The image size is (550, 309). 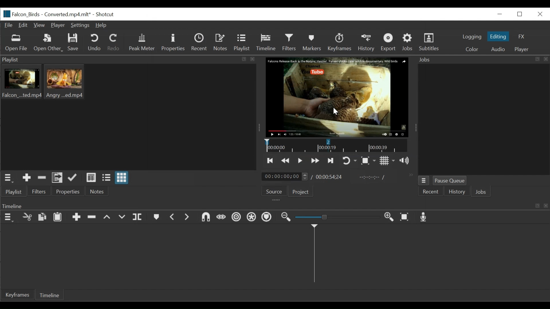 What do you see at coordinates (121, 217) in the screenshot?
I see `Overwrite` at bounding box center [121, 217].